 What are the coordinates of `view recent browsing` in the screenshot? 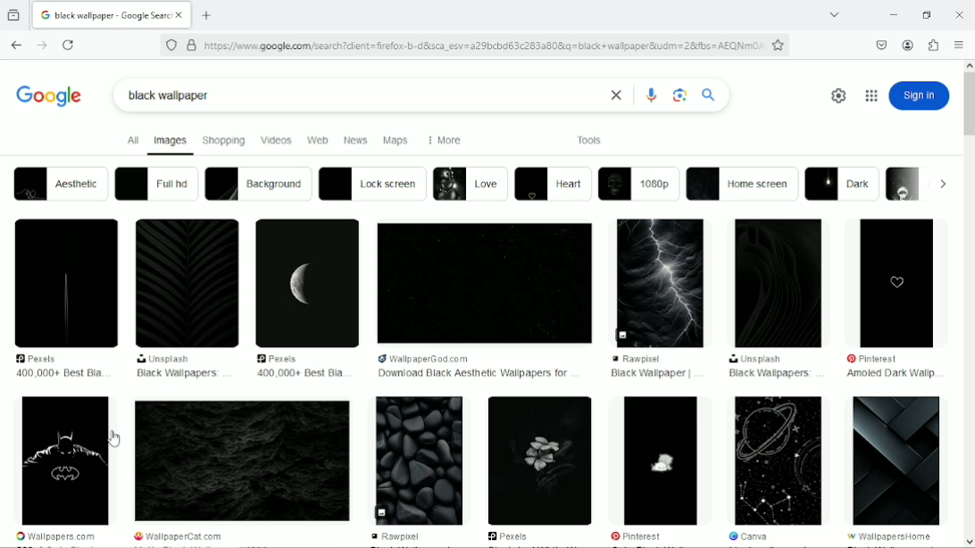 It's located at (14, 14).